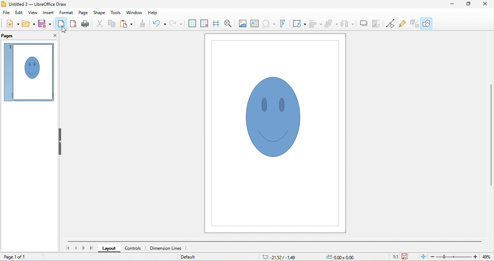  I want to click on image, so click(242, 23).